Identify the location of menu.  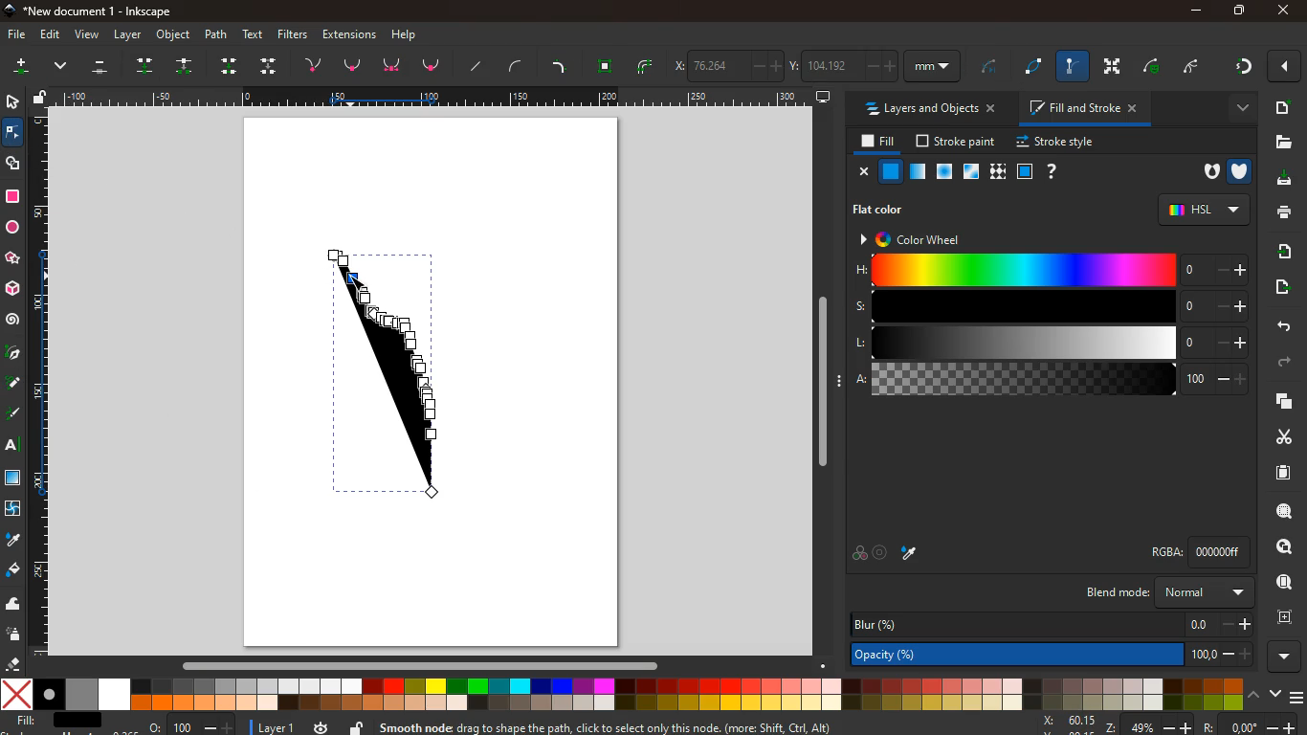
(1298, 695).